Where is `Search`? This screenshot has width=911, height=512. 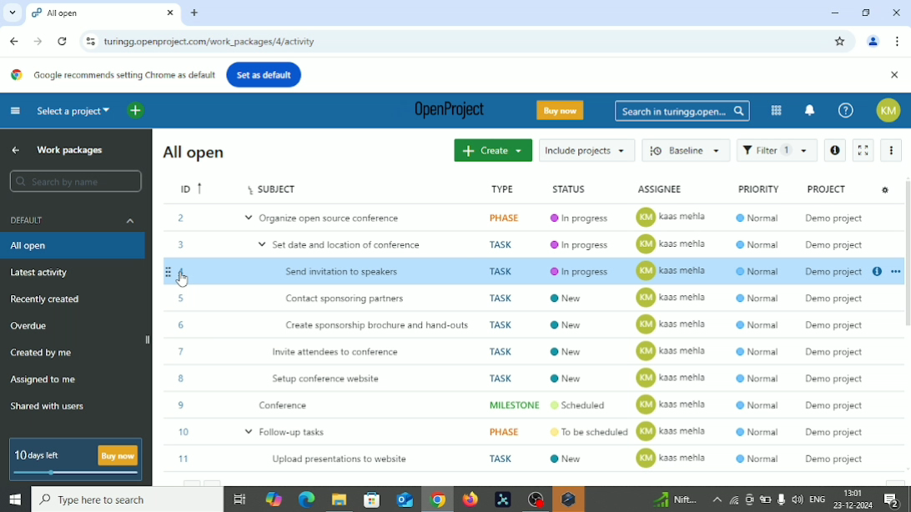 Search is located at coordinates (682, 112).